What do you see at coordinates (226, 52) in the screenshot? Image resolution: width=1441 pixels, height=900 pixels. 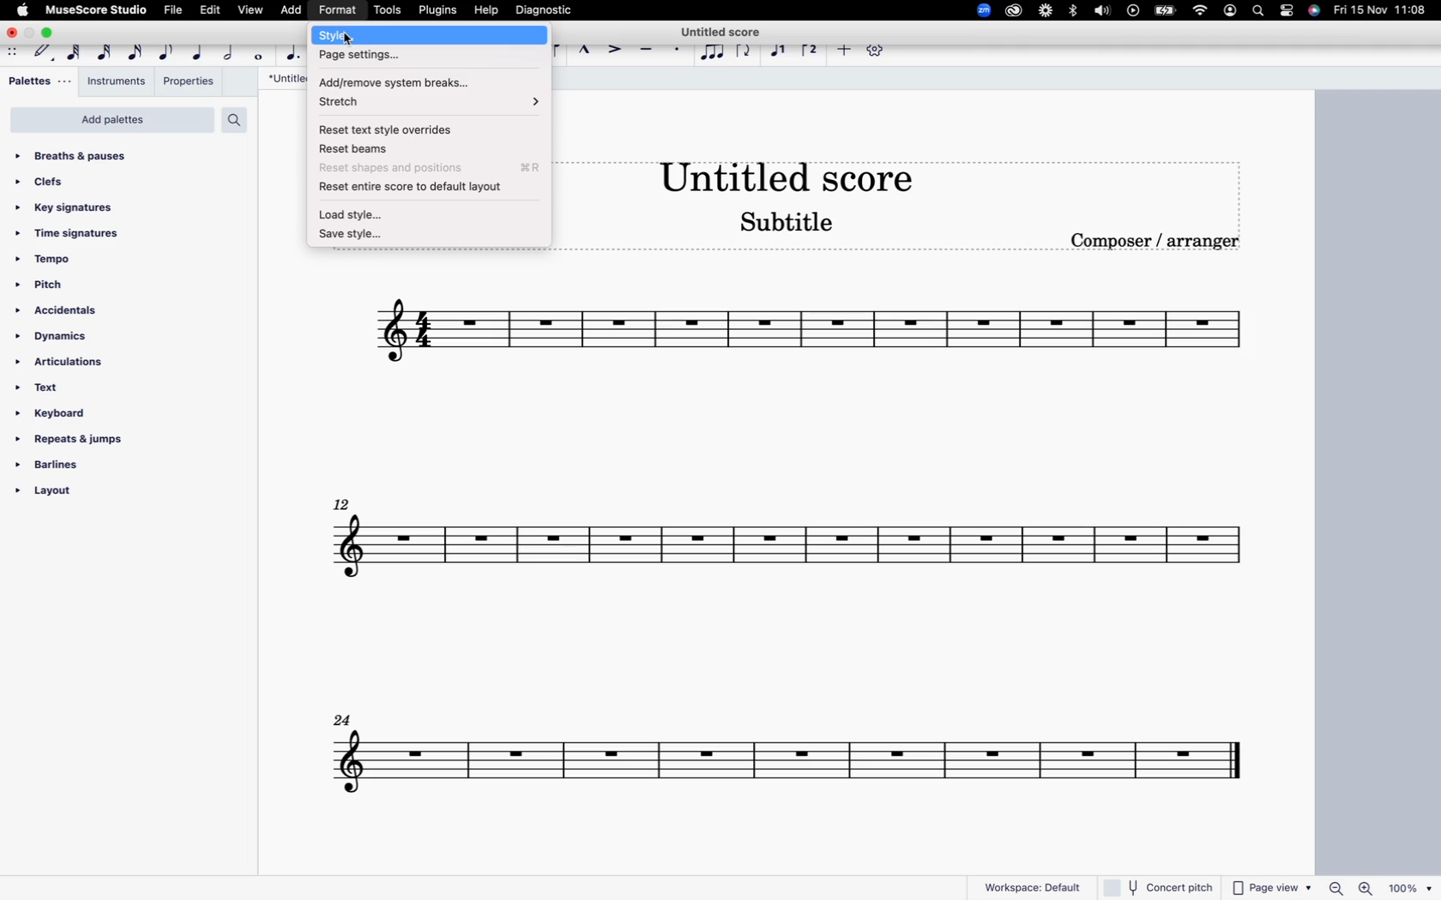 I see `half note` at bounding box center [226, 52].